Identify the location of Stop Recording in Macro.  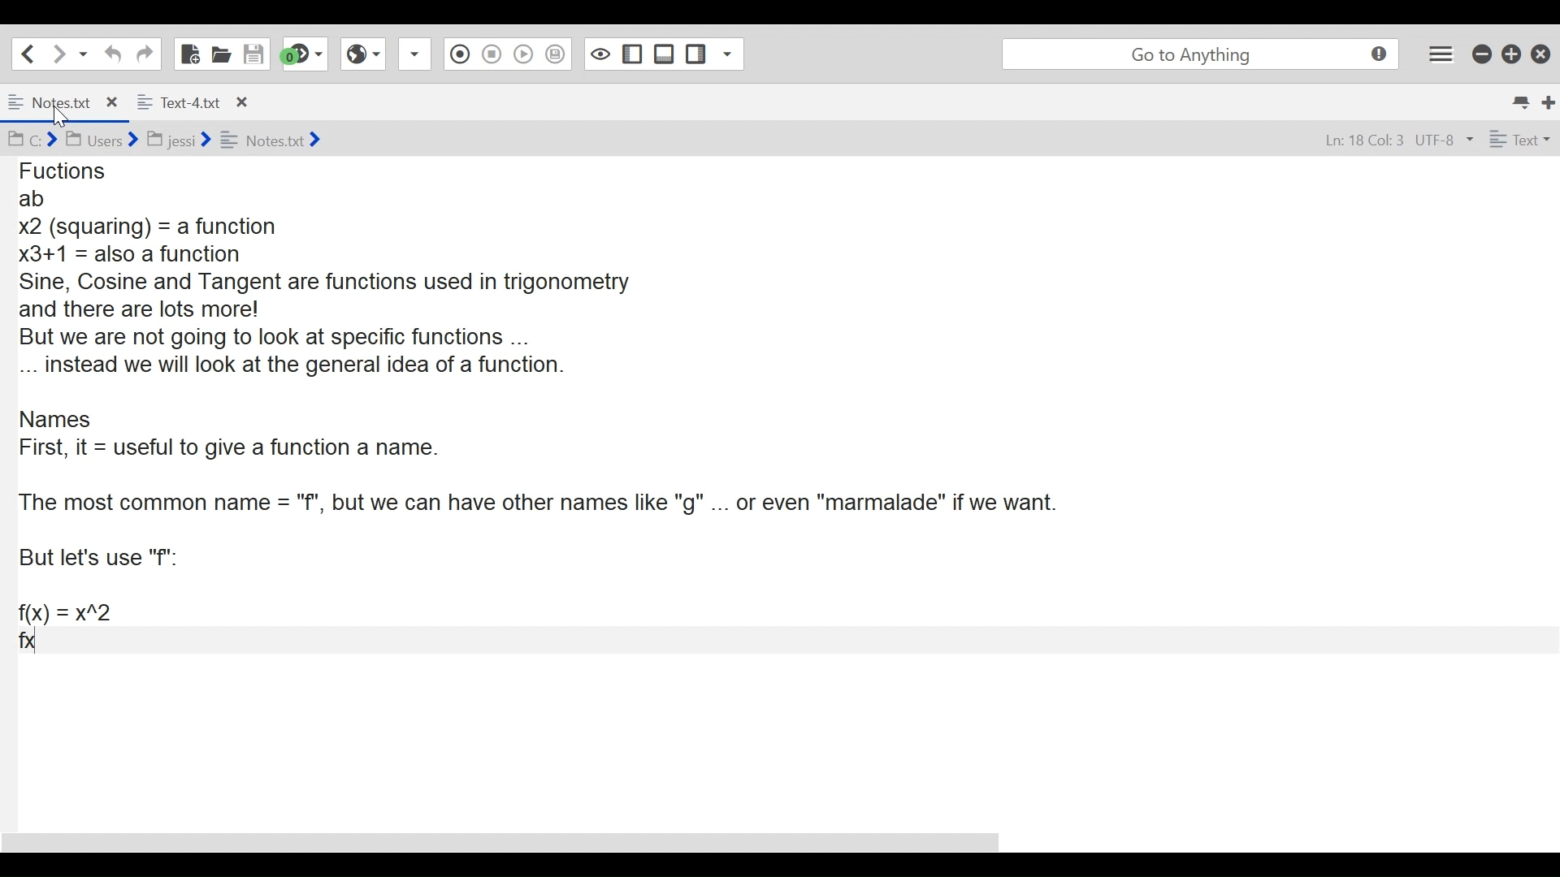
(491, 56).